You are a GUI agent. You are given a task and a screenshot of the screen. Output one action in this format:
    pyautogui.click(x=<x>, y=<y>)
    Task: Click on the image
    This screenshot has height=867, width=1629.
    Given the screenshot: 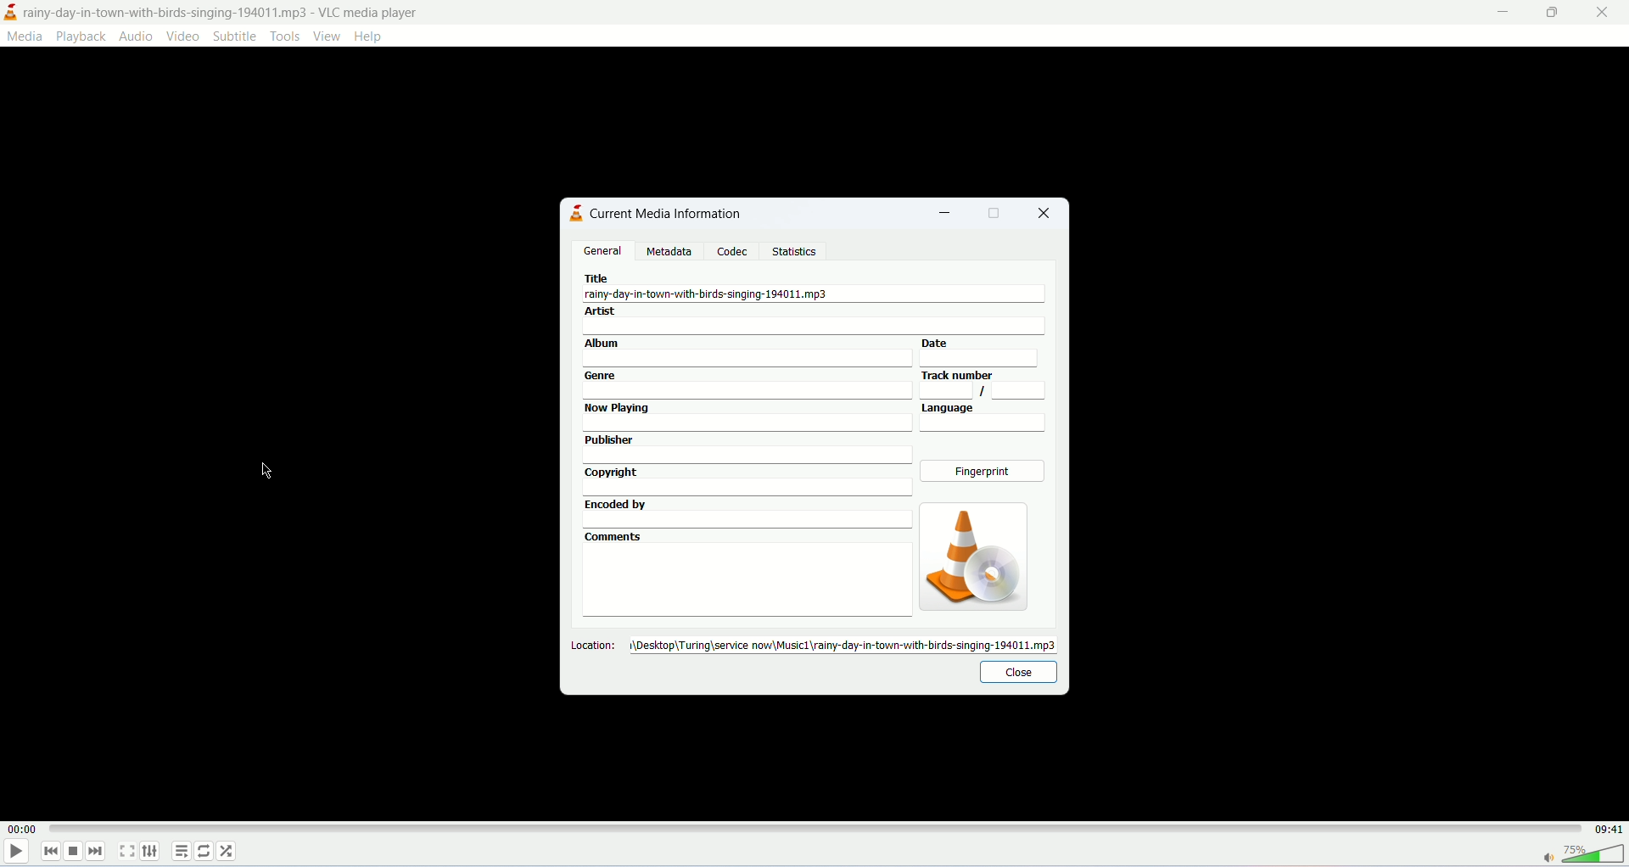 What is the action you would take?
    pyautogui.click(x=976, y=557)
    